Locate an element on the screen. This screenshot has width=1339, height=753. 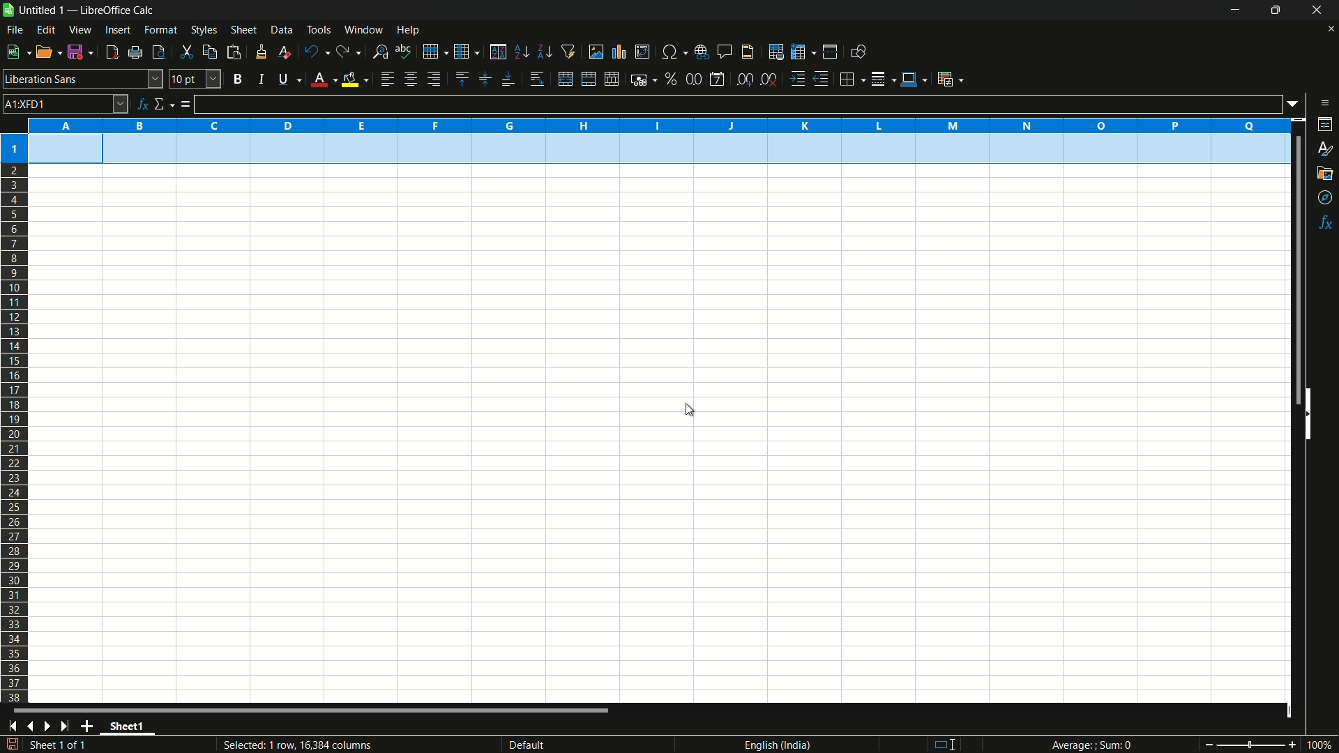
insert or edit pivot table is located at coordinates (642, 52).